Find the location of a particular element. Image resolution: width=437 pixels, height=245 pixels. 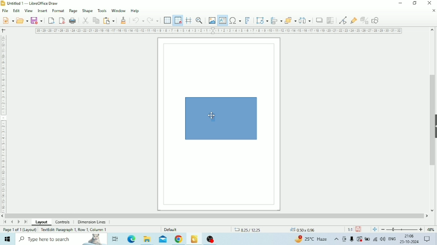

Close is located at coordinates (430, 3).